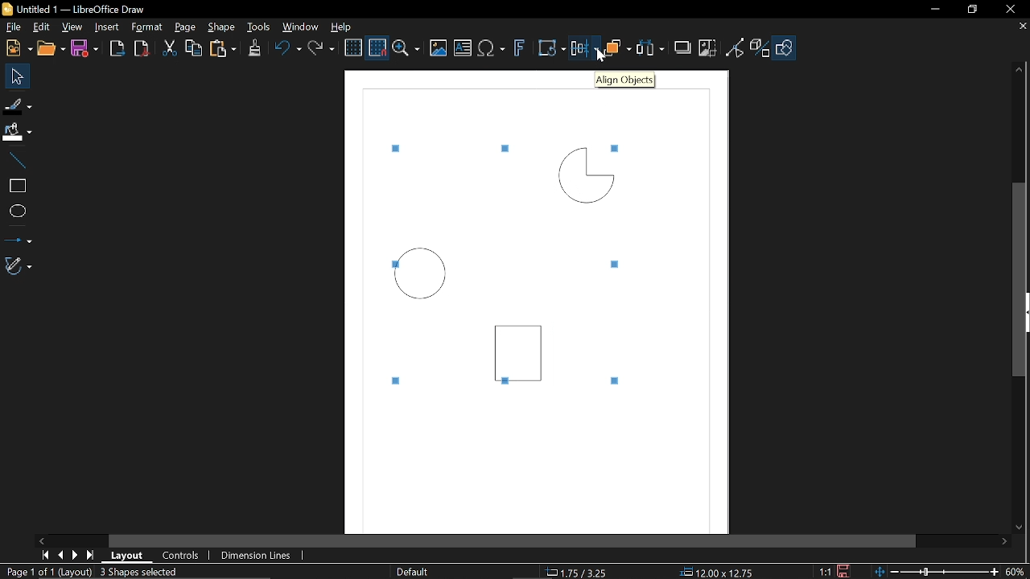 This screenshot has width=1030, height=579. Describe the element at coordinates (146, 27) in the screenshot. I see `Format` at that location.